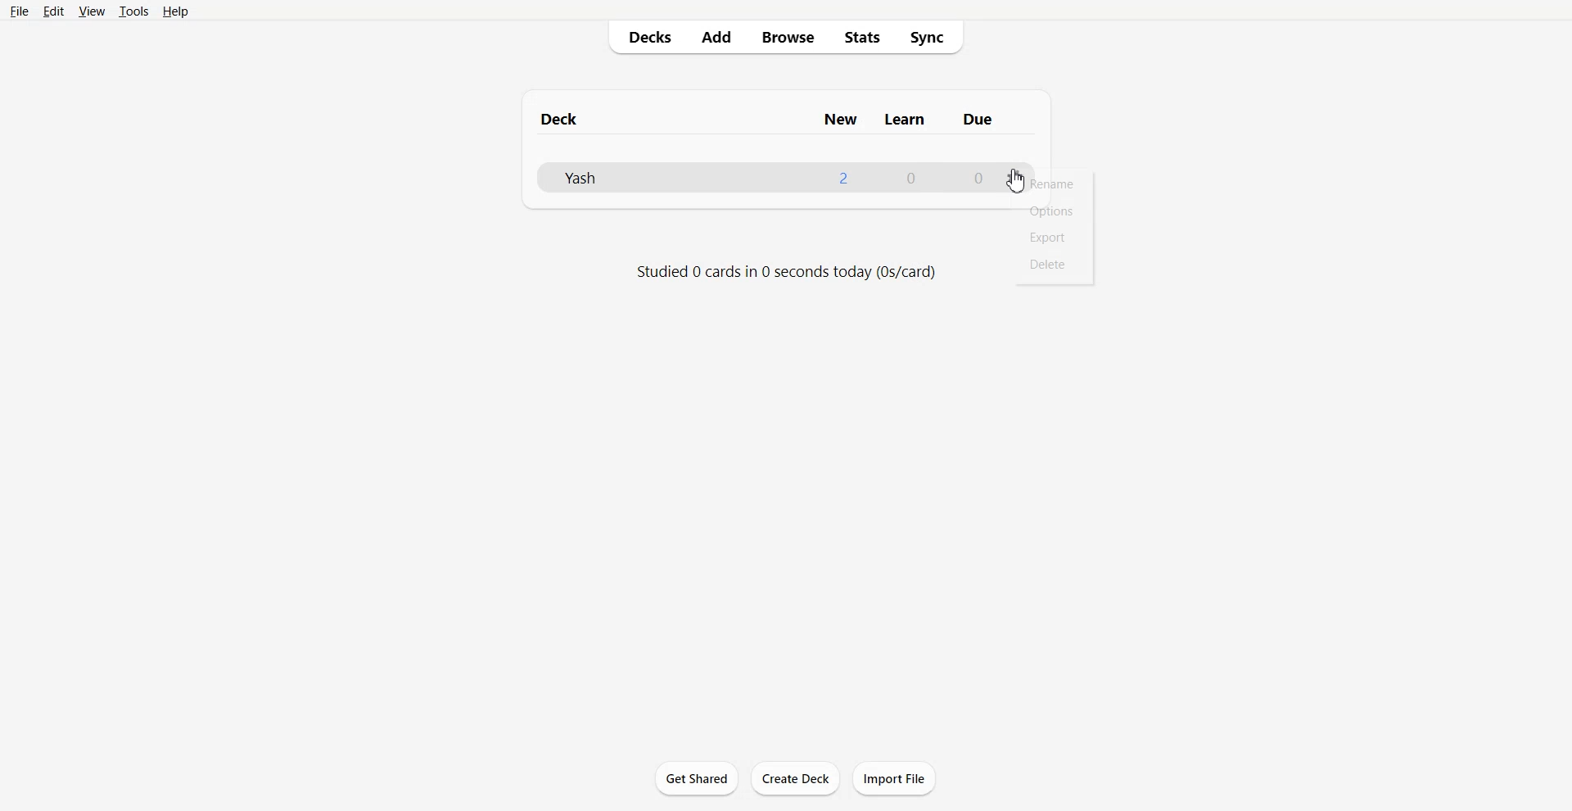  Describe the element at coordinates (840, 120) in the screenshot. I see `new` at that location.